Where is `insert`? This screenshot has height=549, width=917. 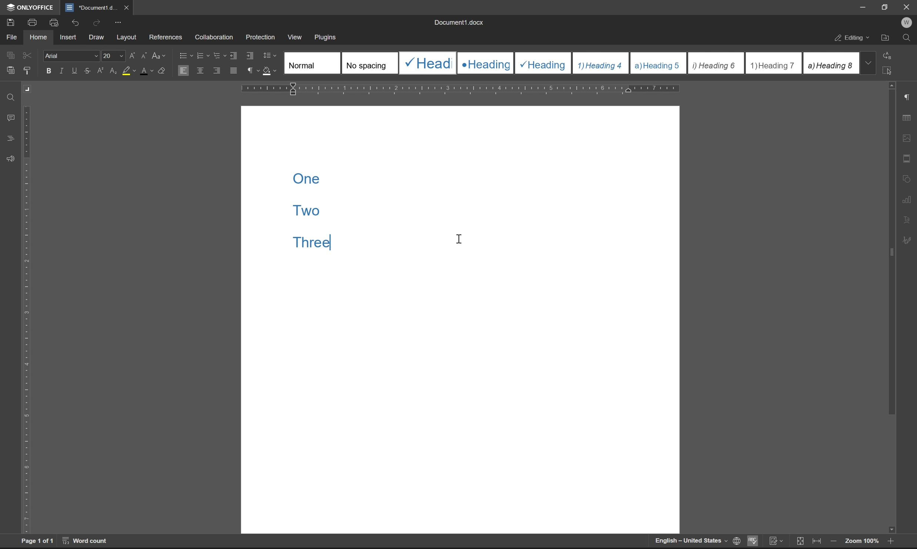 insert is located at coordinates (68, 37).